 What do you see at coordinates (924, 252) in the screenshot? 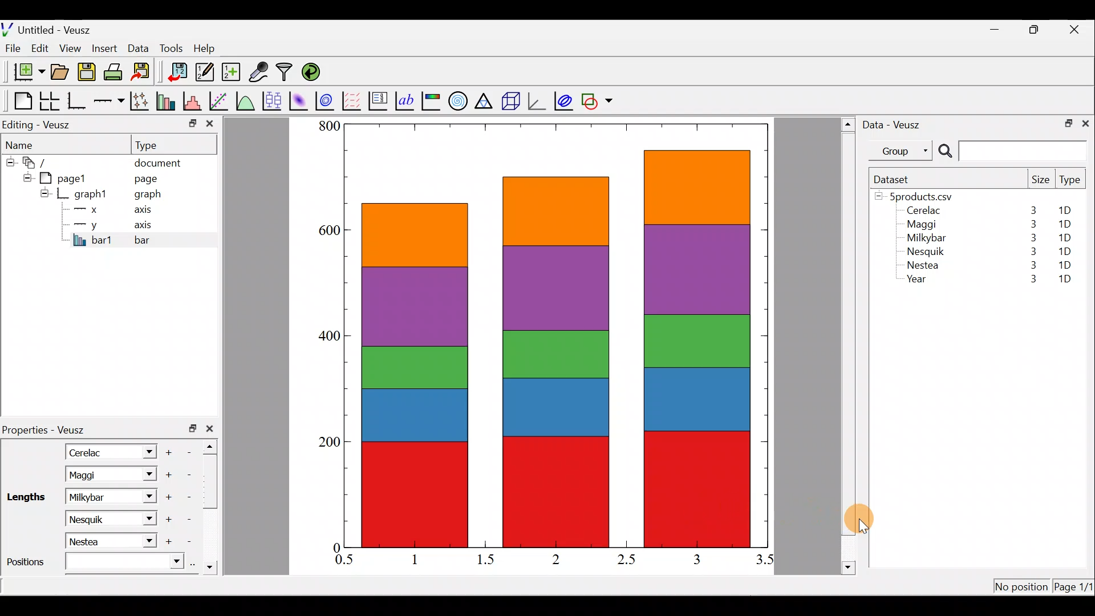
I see `Nesquik` at bounding box center [924, 252].